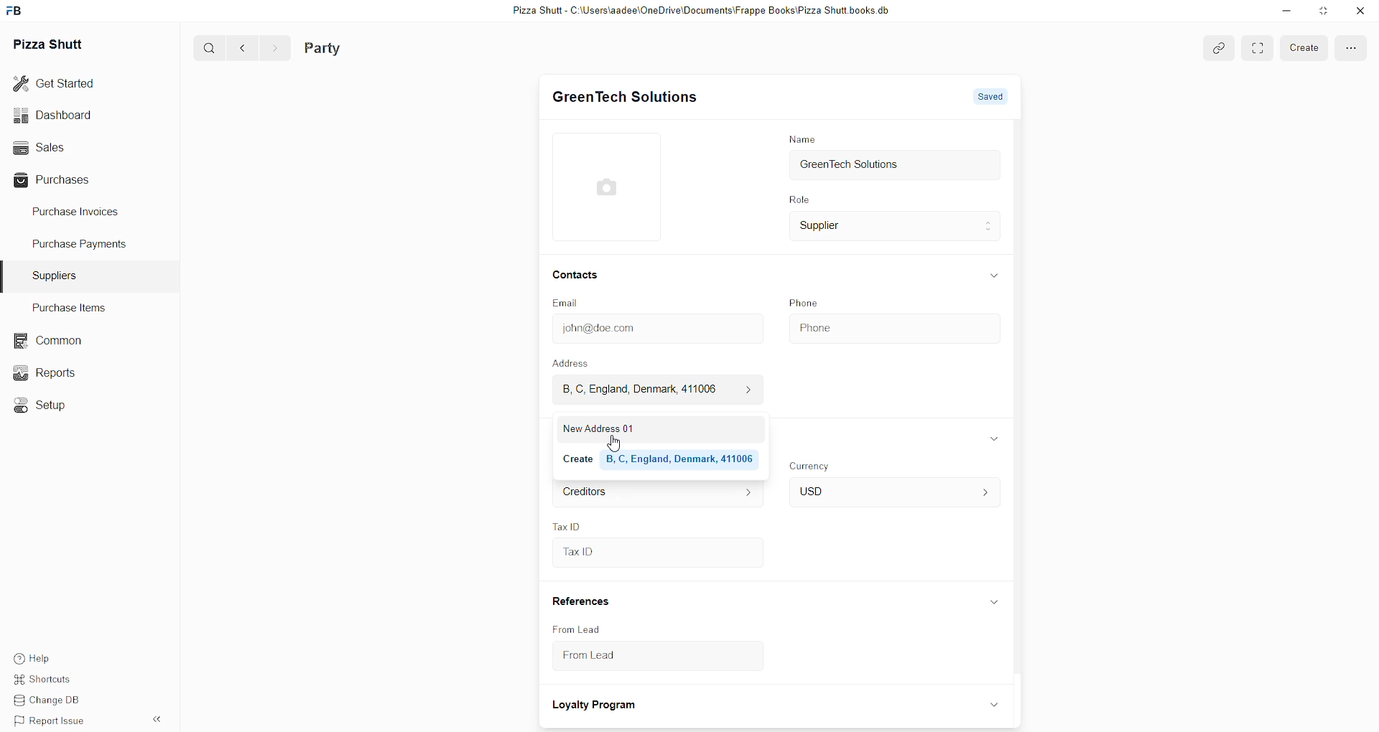 The width and height of the screenshot is (1379, 732). I want to click on Contacts, so click(576, 276).